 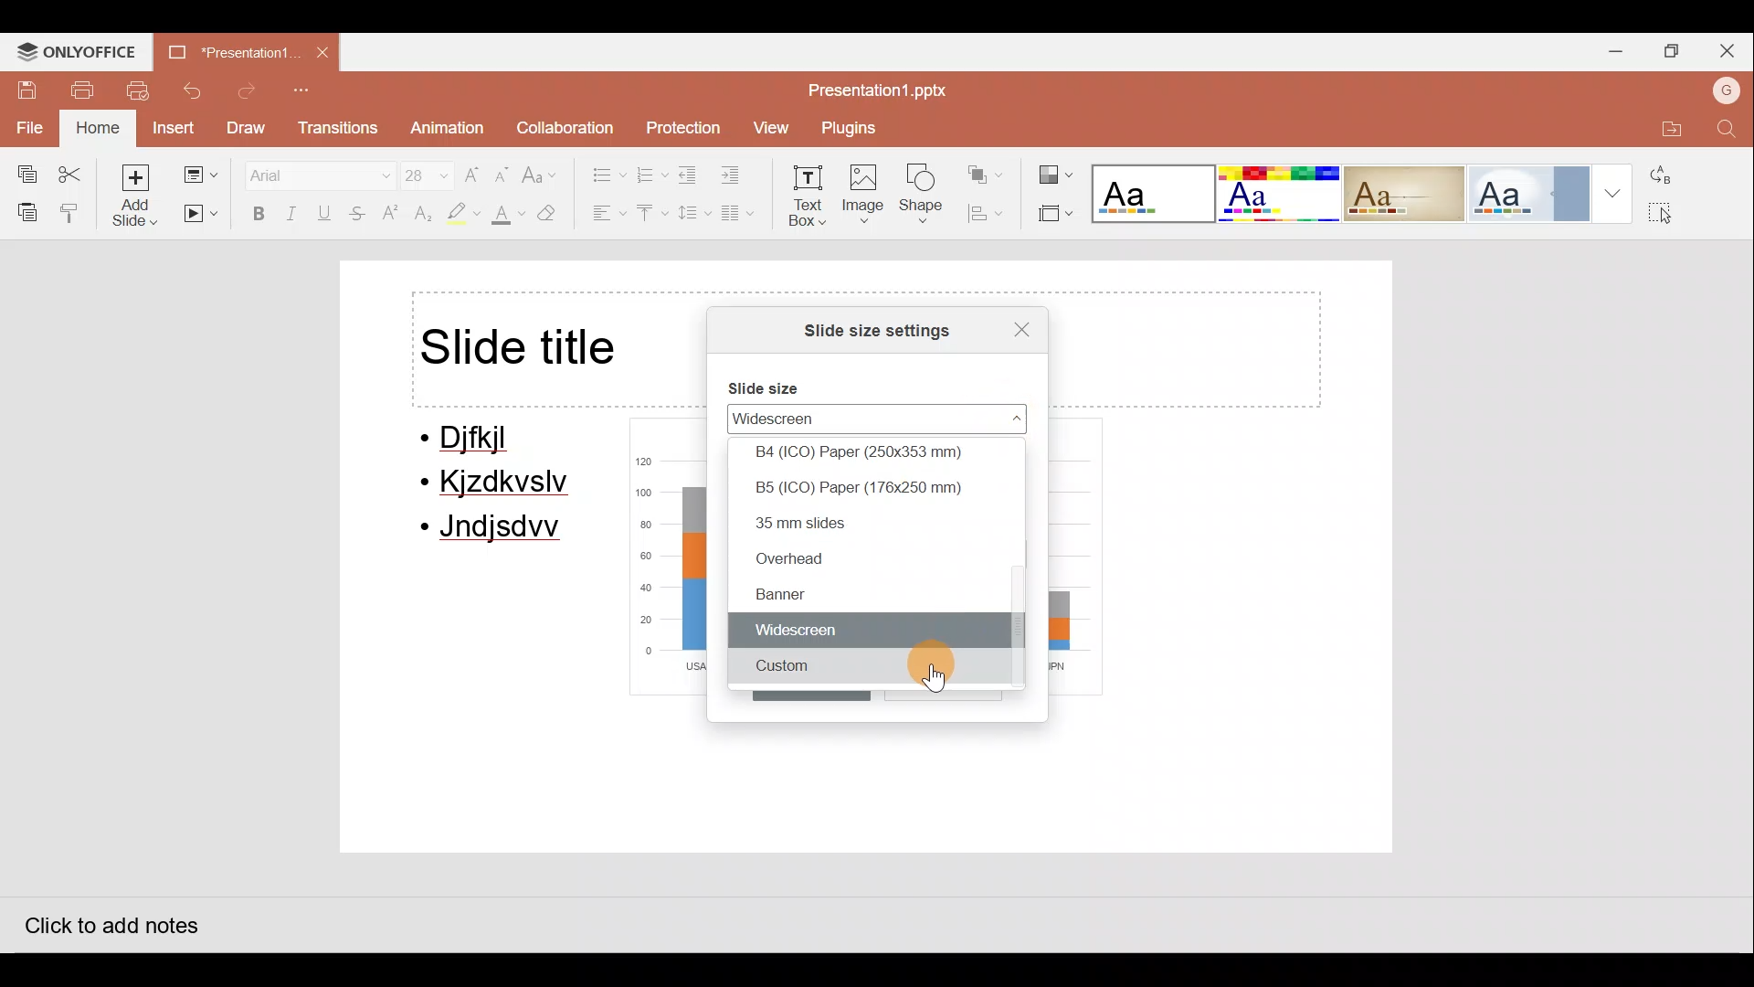 What do you see at coordinates (866, 558) in the screenshot?
I see `Overhead` at bounding box center [866, 558].